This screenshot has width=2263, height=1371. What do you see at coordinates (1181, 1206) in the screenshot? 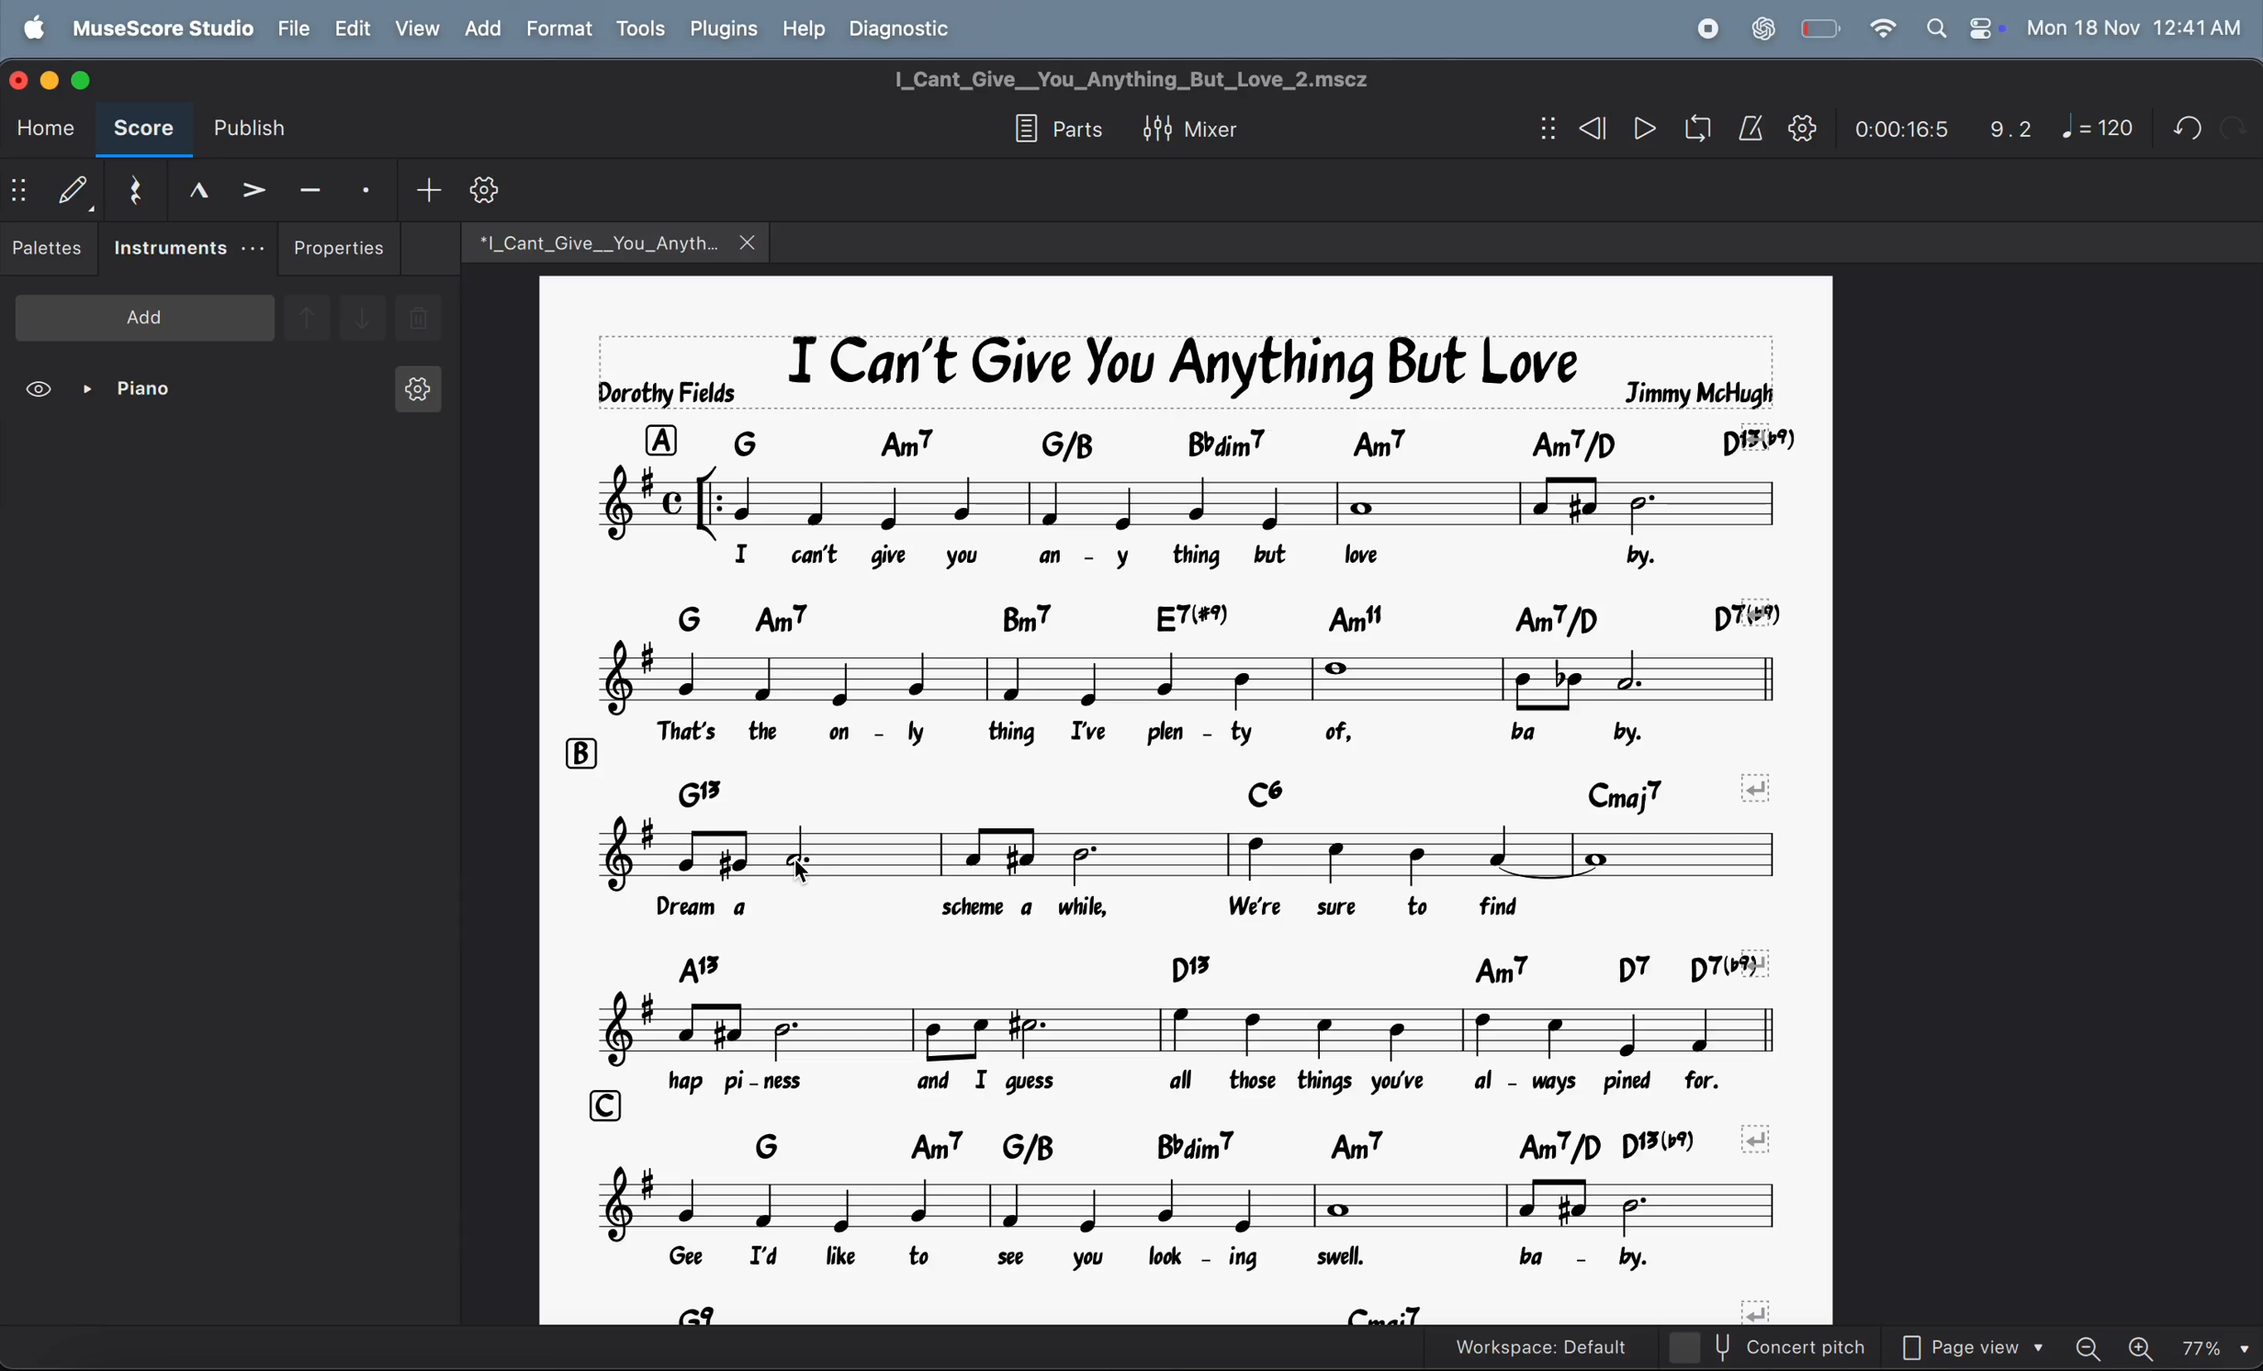
I see `notes` at bounding box center [1181, 1206].